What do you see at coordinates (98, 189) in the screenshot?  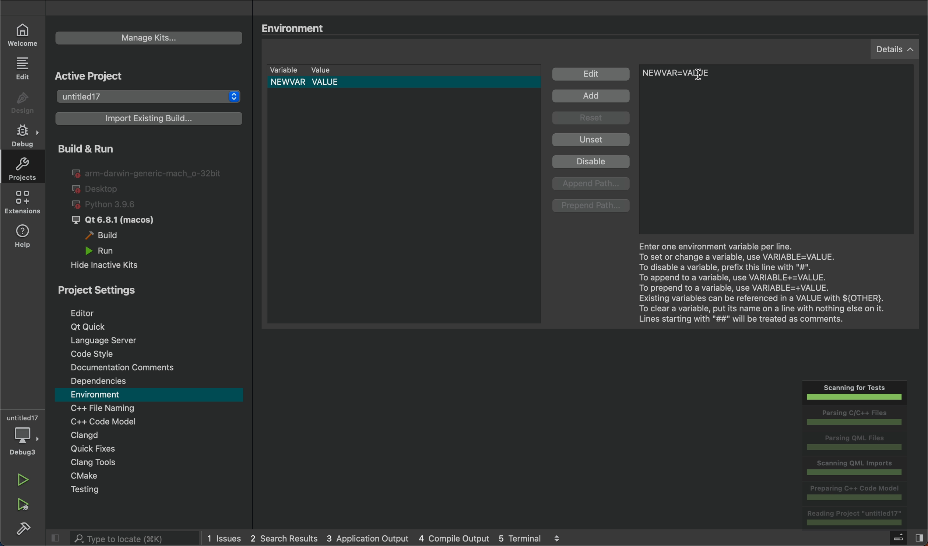 I see `desktop` at bounding box center [98, 189].